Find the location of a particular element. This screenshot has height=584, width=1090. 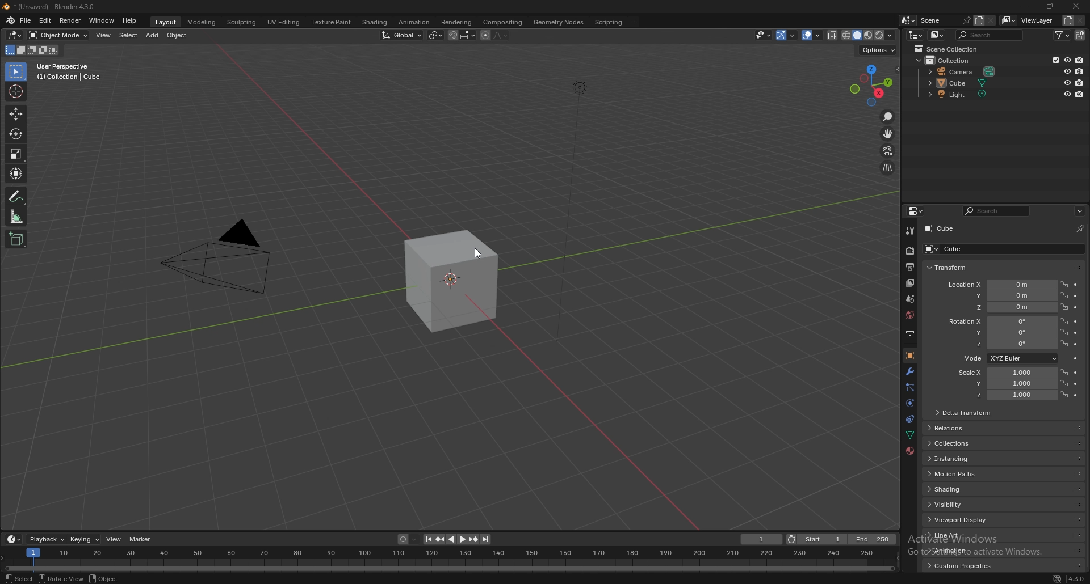

viewport shading is located at coordinates (869, 36).